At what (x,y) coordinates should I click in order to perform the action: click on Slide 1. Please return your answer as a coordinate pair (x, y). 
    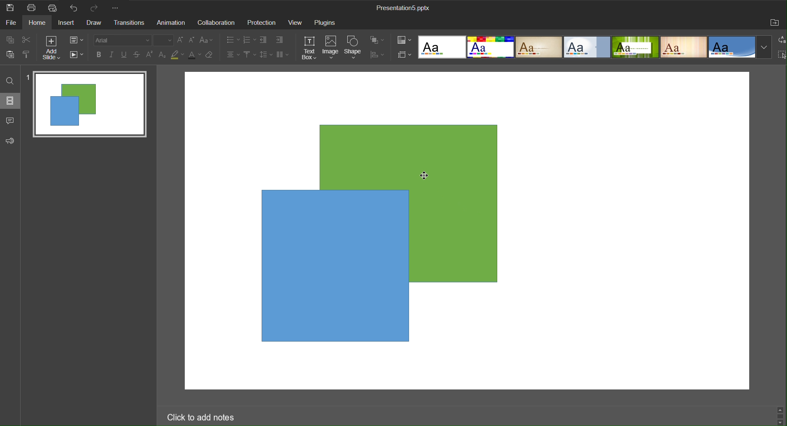
    Looking at the image, I should click on (87, 104).